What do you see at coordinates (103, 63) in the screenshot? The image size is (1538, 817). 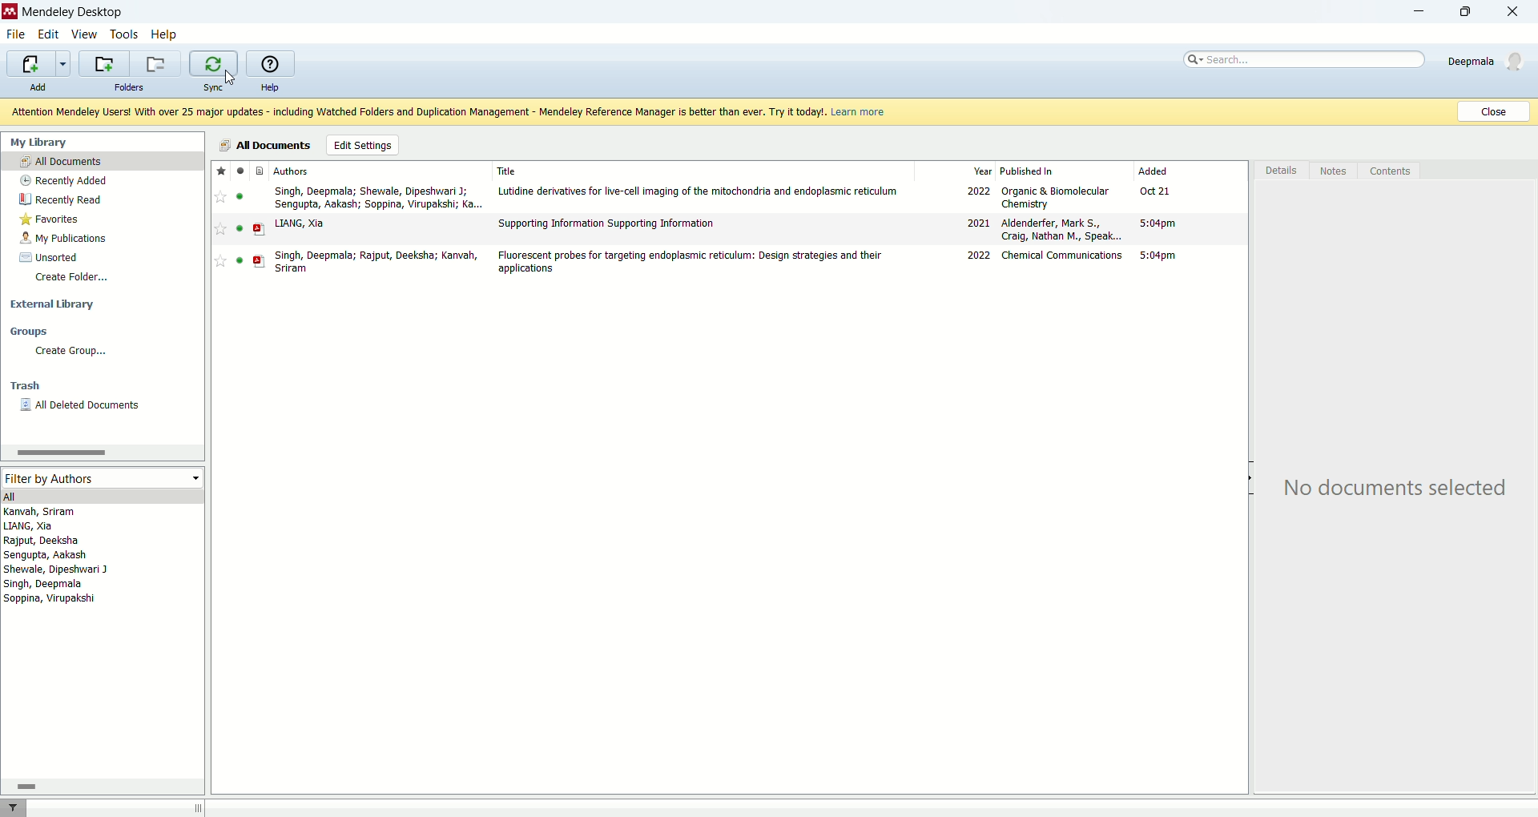 I see `create a new folder` at bounding box center [103, 63].